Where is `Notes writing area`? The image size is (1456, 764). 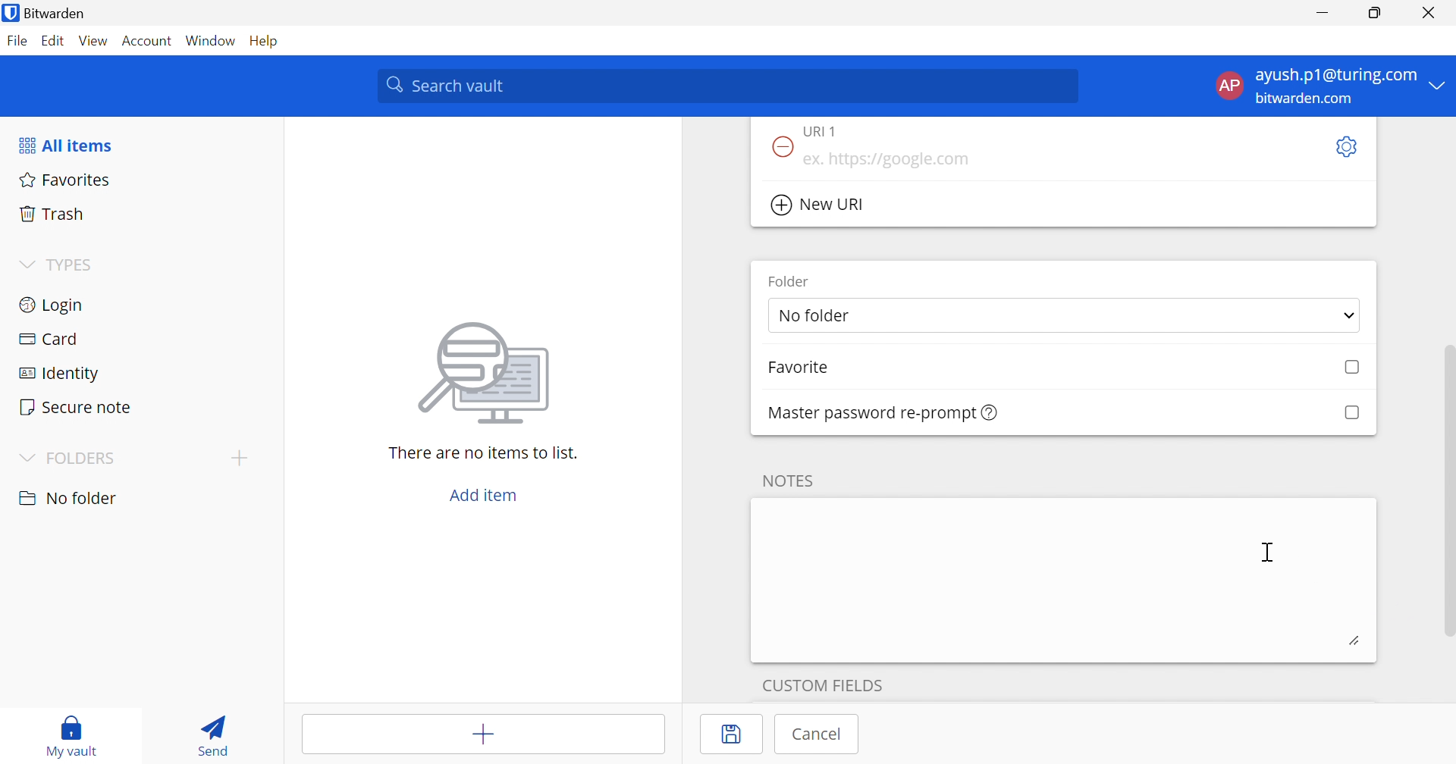 Notes writing area is located at coordinates (1064, 579).